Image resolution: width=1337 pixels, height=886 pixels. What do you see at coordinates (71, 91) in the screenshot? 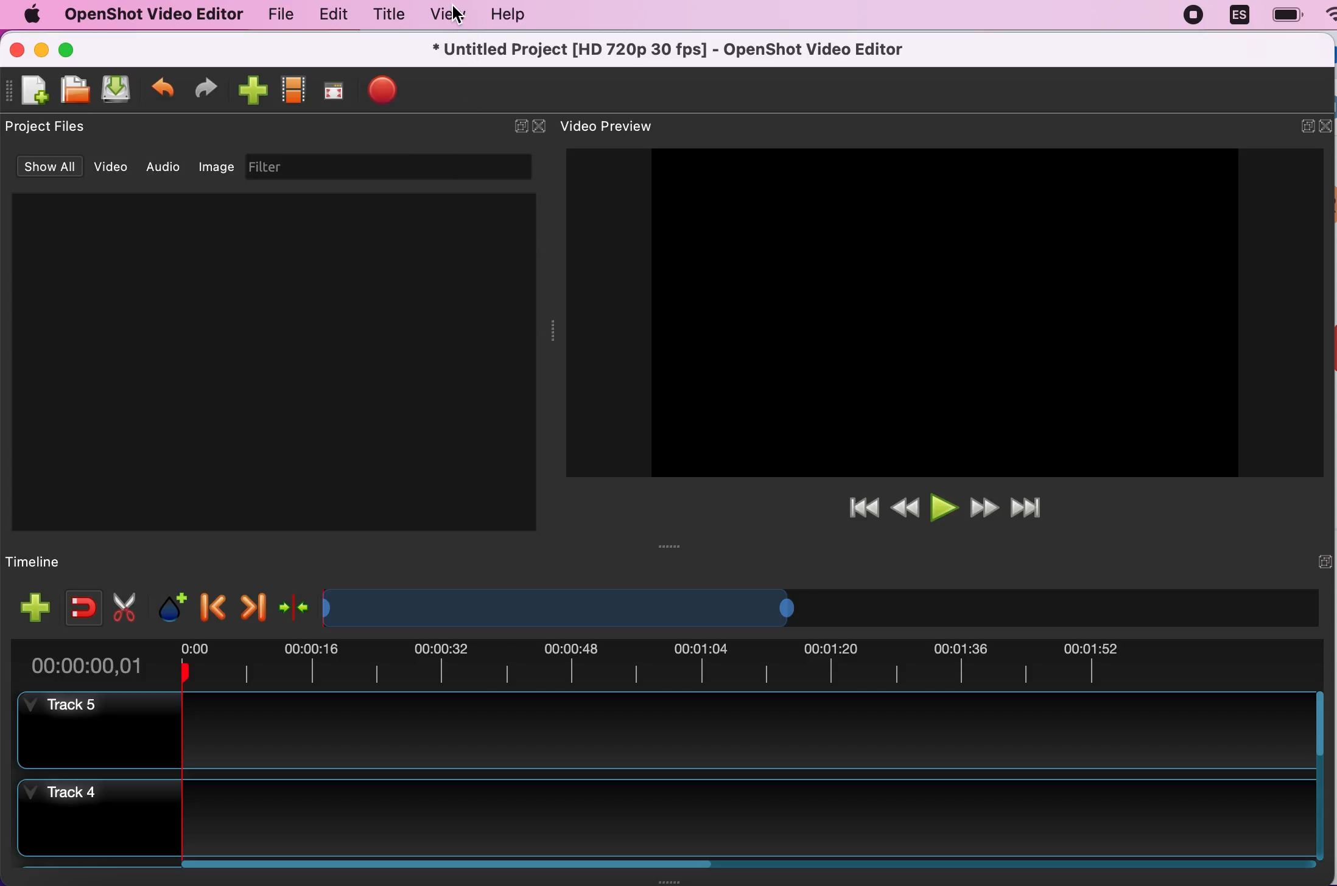
I see `open file` at bounding box center [71, 91].